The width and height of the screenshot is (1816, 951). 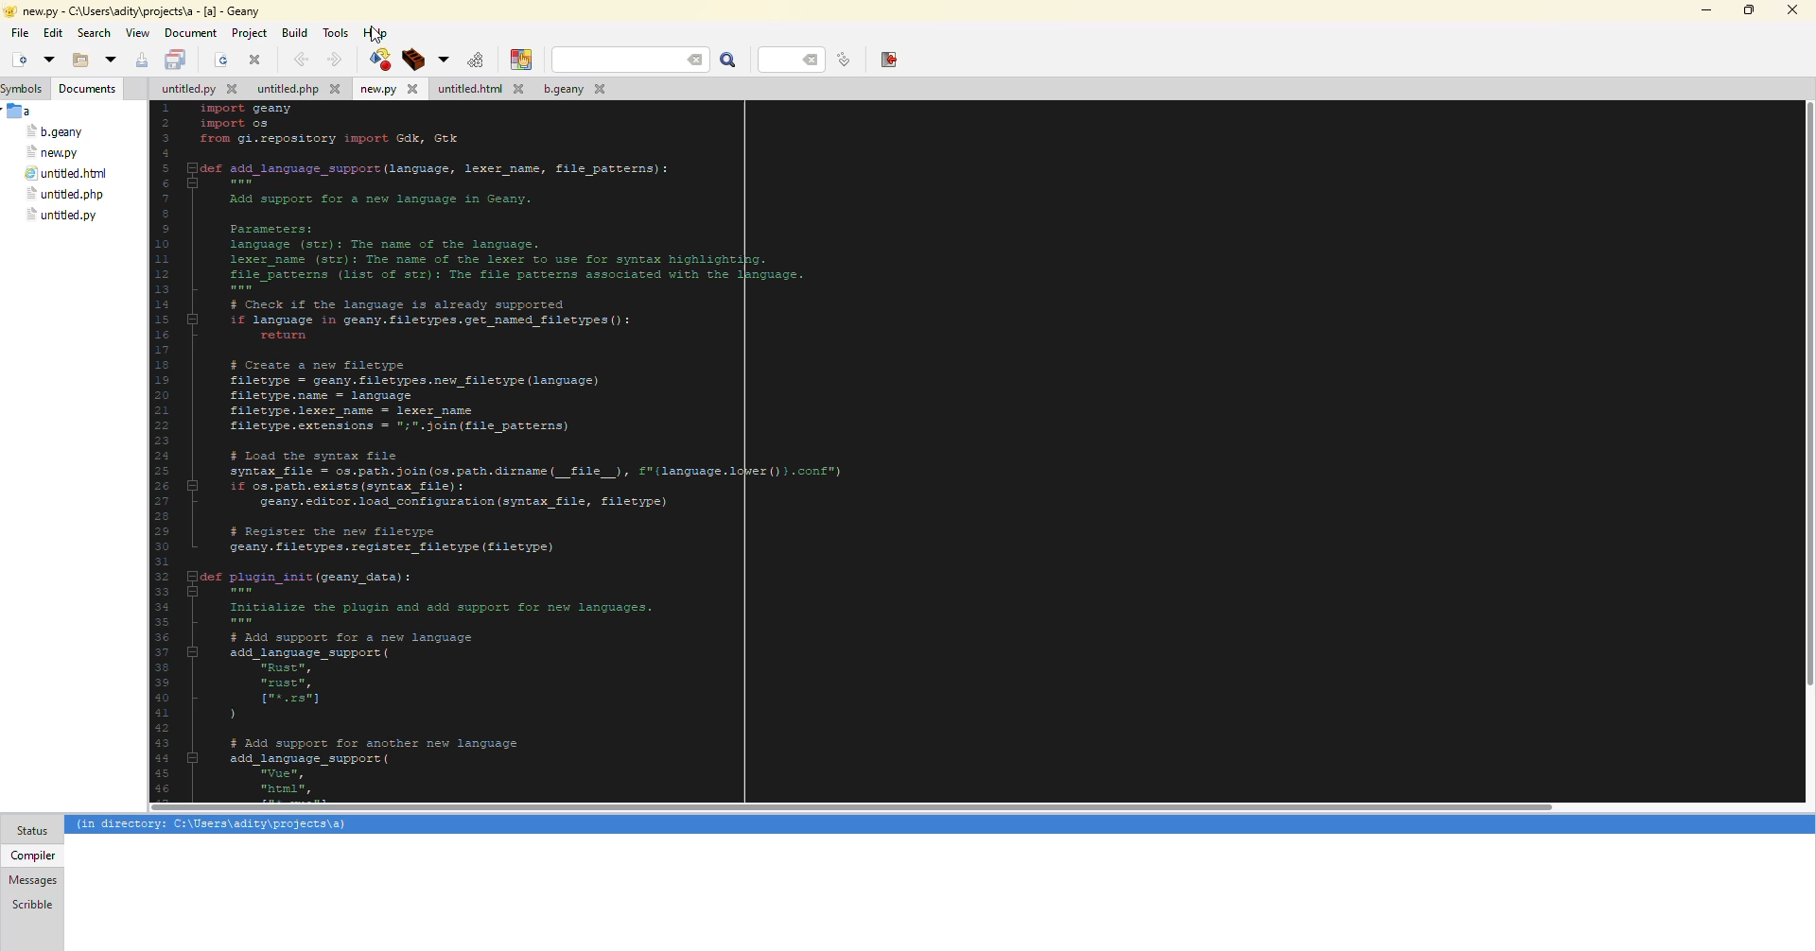 What do you see at coordinates (213, 825) in the screenshot?
I see `info` at bounding box center [213, 825].